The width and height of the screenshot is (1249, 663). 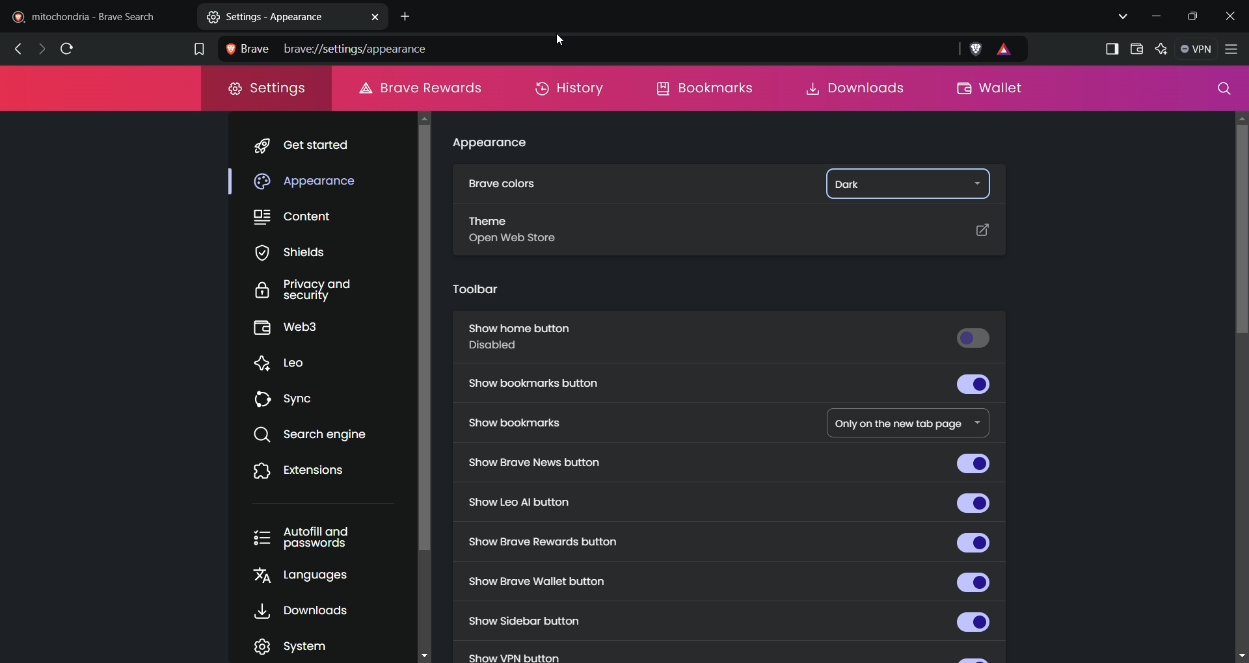 What do you see at coordinates (494, 145) in the screenshot?
I see `appearance` at bounding box center [494, 145].